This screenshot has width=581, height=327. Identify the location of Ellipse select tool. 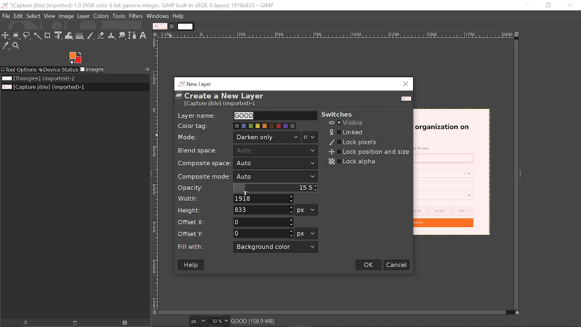
(16, 36).